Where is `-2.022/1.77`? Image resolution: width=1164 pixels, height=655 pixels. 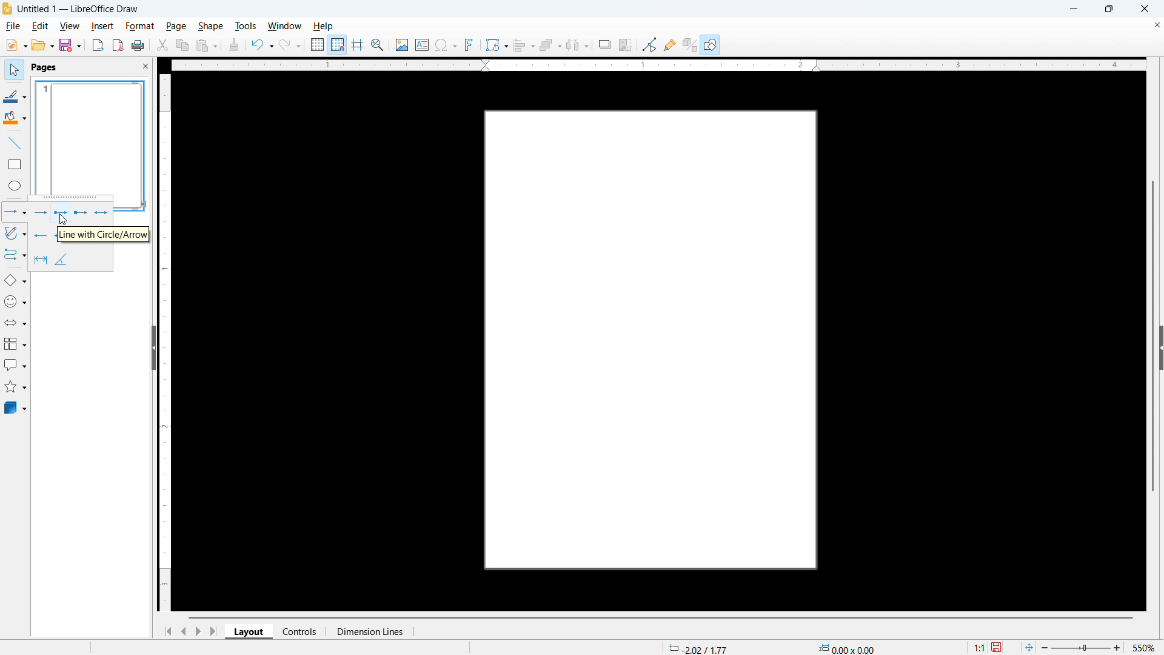
-2.022/1.77 is located at coordinates (697, 648).